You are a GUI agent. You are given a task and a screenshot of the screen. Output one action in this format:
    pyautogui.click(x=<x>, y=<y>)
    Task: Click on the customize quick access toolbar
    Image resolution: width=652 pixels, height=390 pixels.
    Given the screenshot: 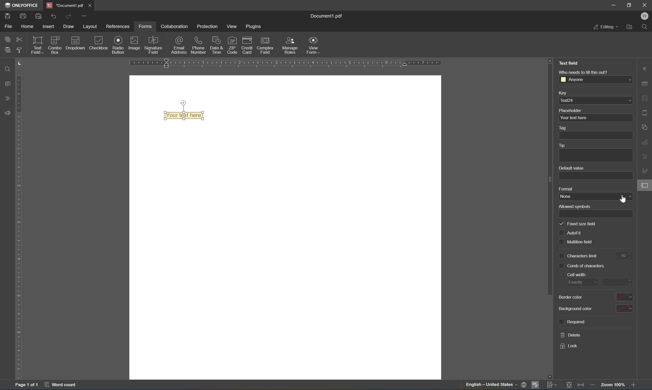 What is the action you would take?
    pyautogui.click(x=83, y=16)
    